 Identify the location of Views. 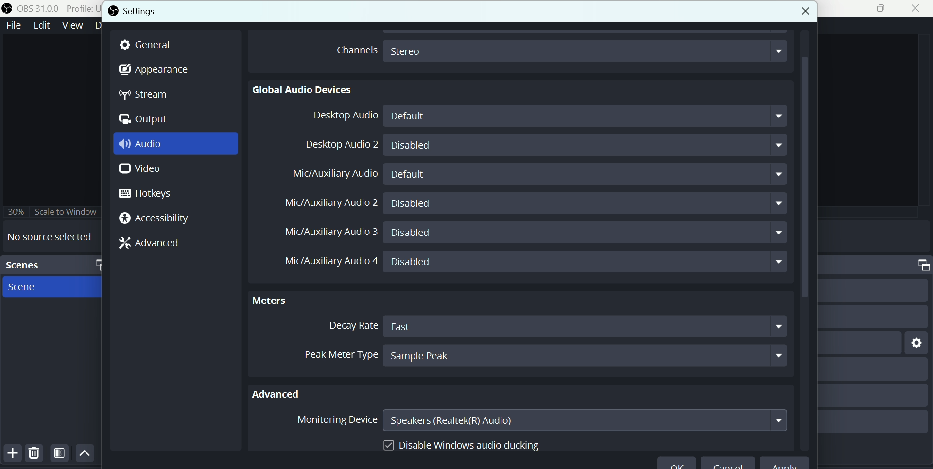
(73, 25).